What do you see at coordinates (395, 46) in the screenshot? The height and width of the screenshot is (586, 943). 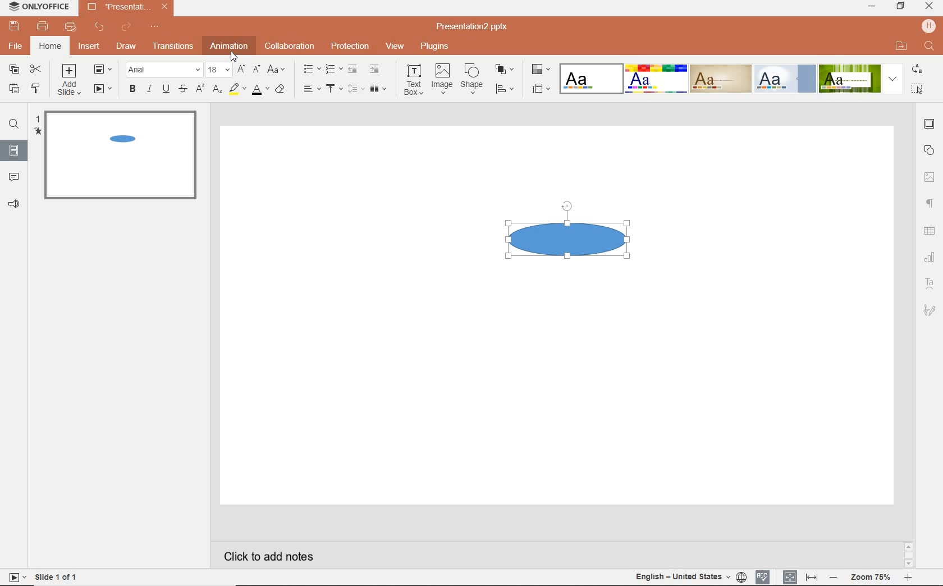 I see `view` at bounding box center [395, 46].